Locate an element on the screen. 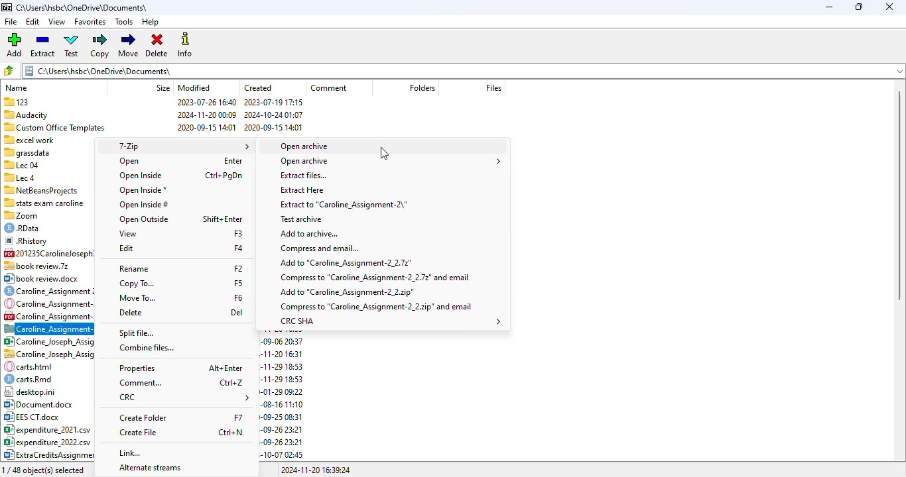 The height and width of the screenshot is (477, 906). *™ NetBeansProiects 2024-11-12 19:16 2024-11-12 16:09 is located at coordinates (45, 189).